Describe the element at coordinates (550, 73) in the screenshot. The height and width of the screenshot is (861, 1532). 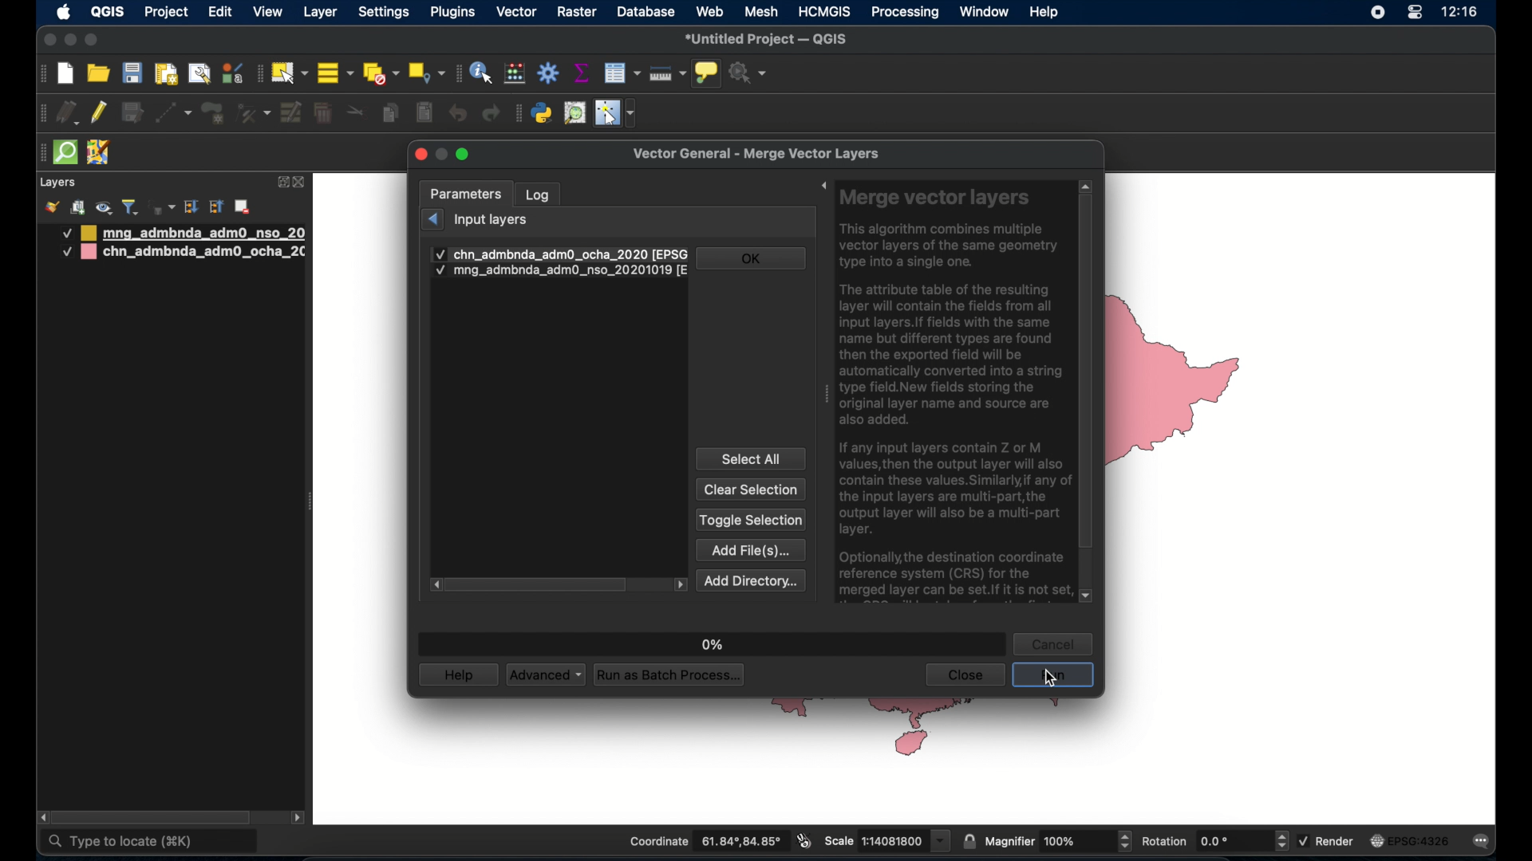
I see `toolbox` at that location.